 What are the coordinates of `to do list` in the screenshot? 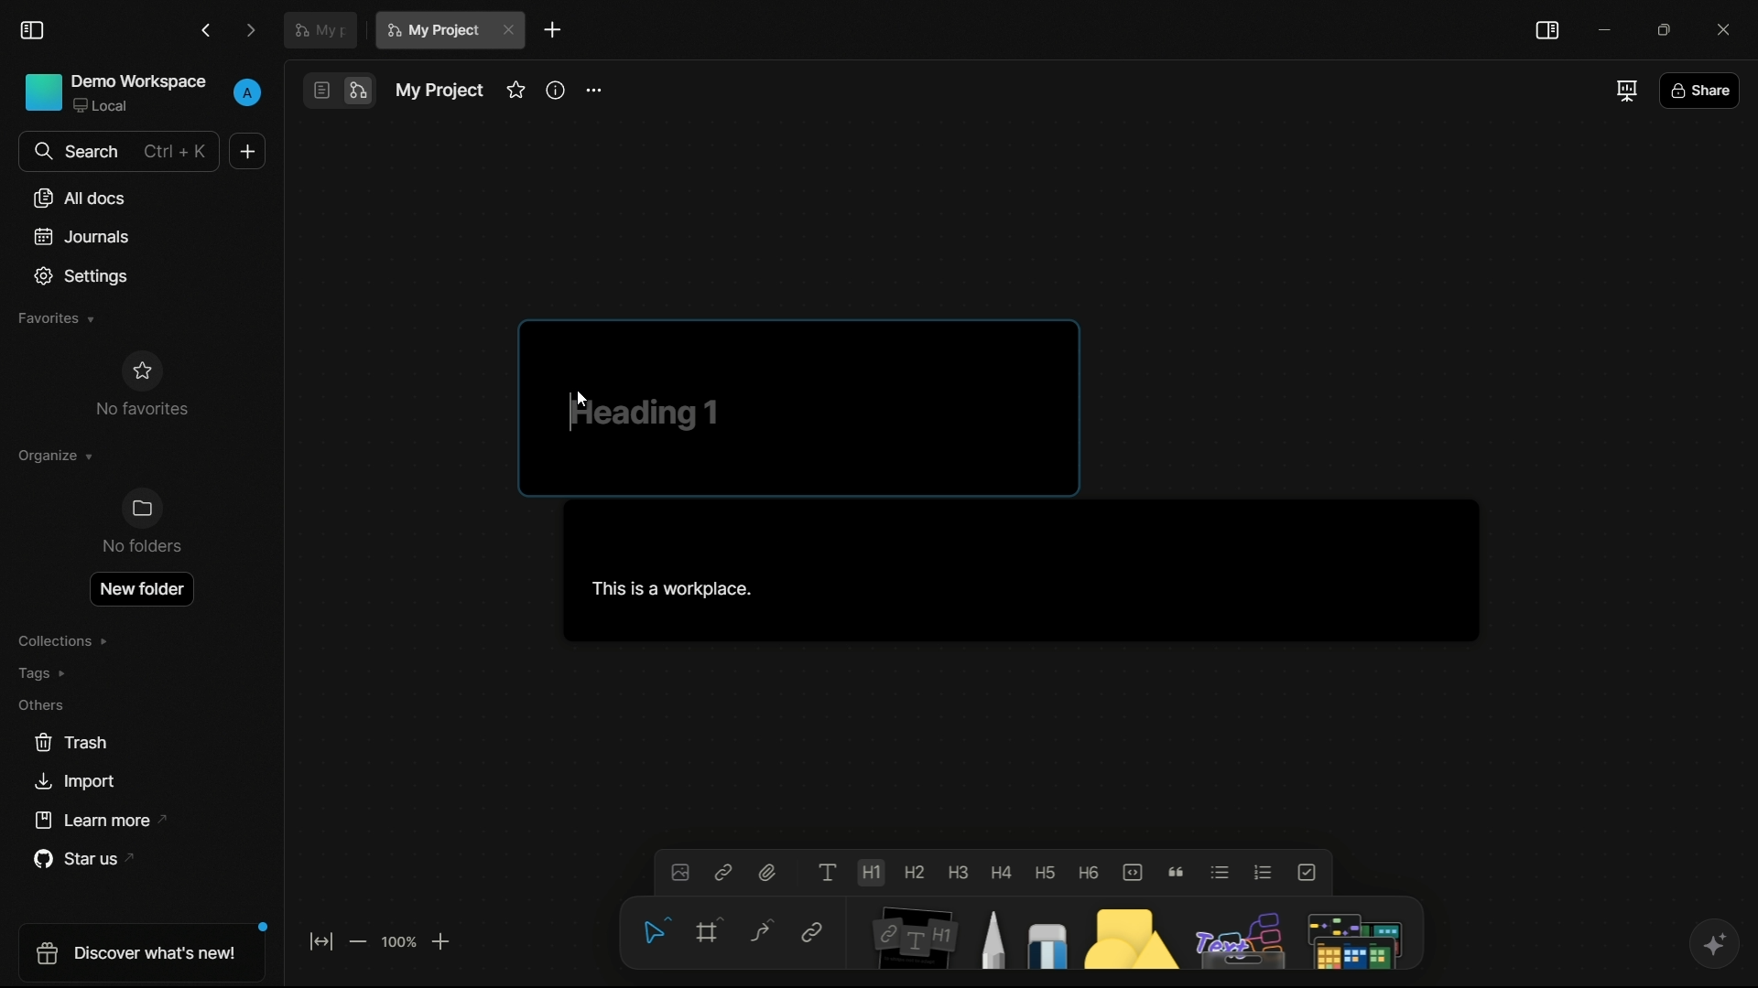 It's located at (1307, 869).